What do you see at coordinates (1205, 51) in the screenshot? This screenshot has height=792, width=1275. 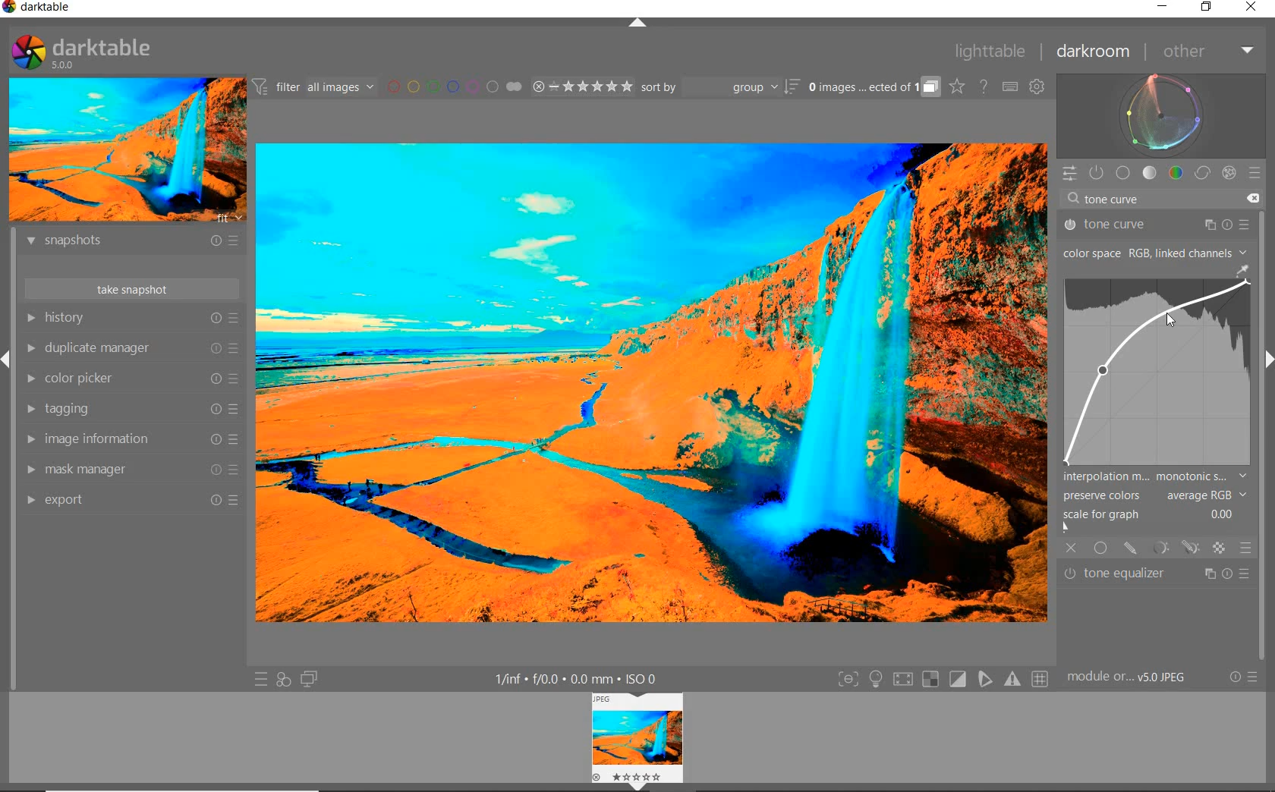 I see `other` at bounding box center [1205, 51].